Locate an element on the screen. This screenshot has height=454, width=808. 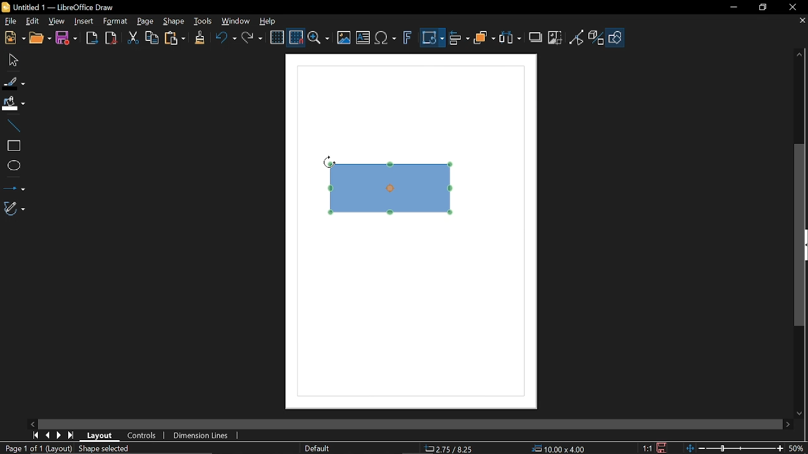
2.75/8.25 (Cursor Position) is located at coordinates (451, 449).